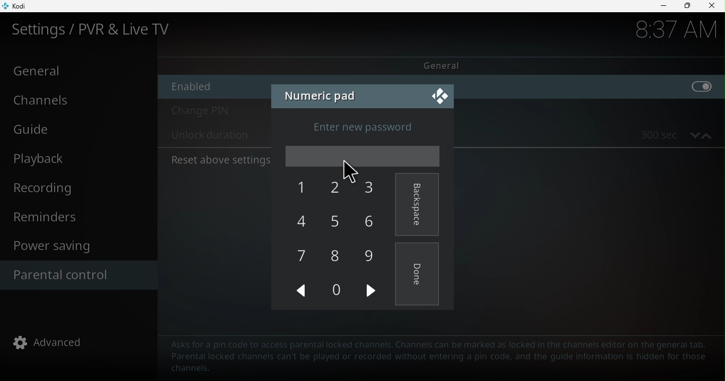 The height and width of the screenshot is (381, 725). I want to click on 4, so click(305, 223).